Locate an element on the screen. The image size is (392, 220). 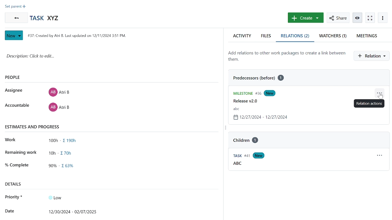
New is located at coordinates (15, 35).